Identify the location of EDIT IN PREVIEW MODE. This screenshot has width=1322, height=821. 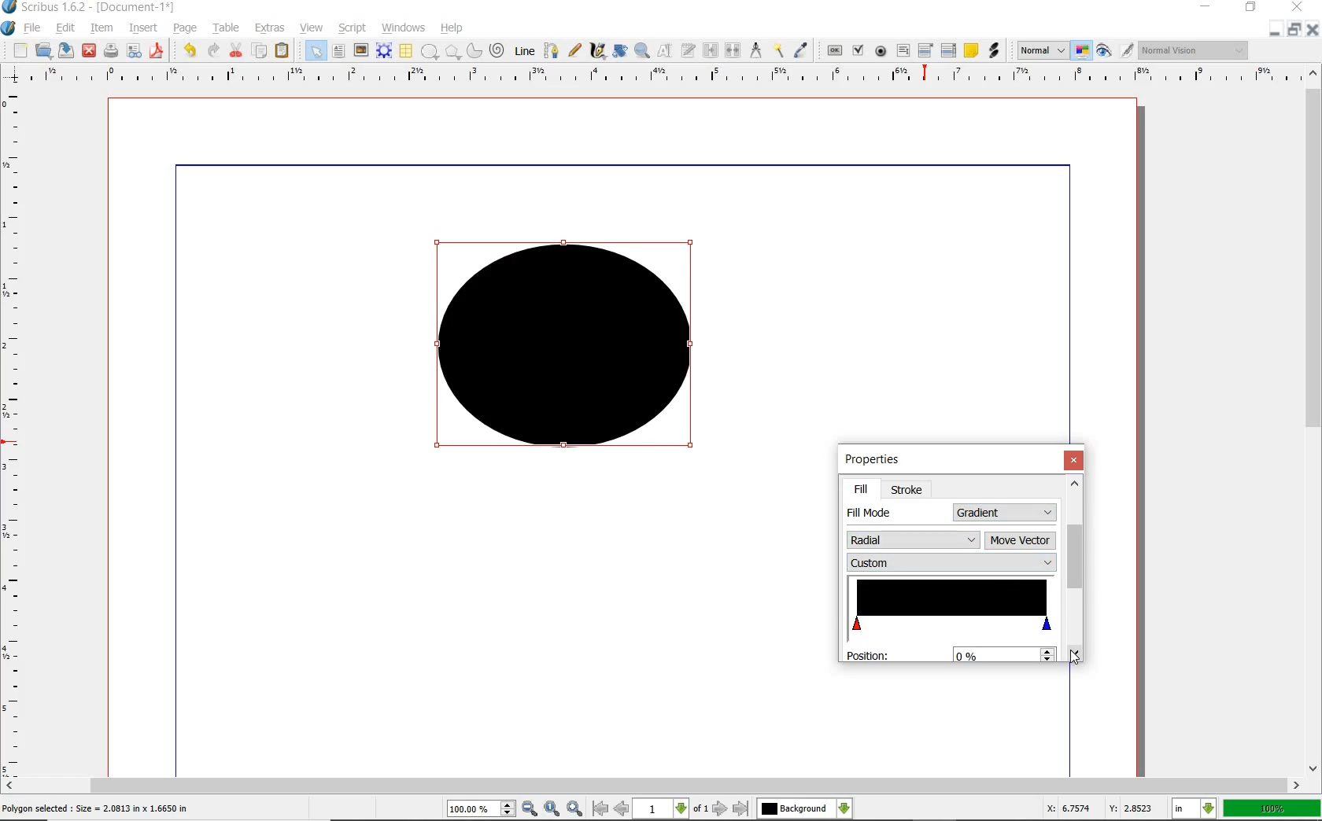
(1126, 50).